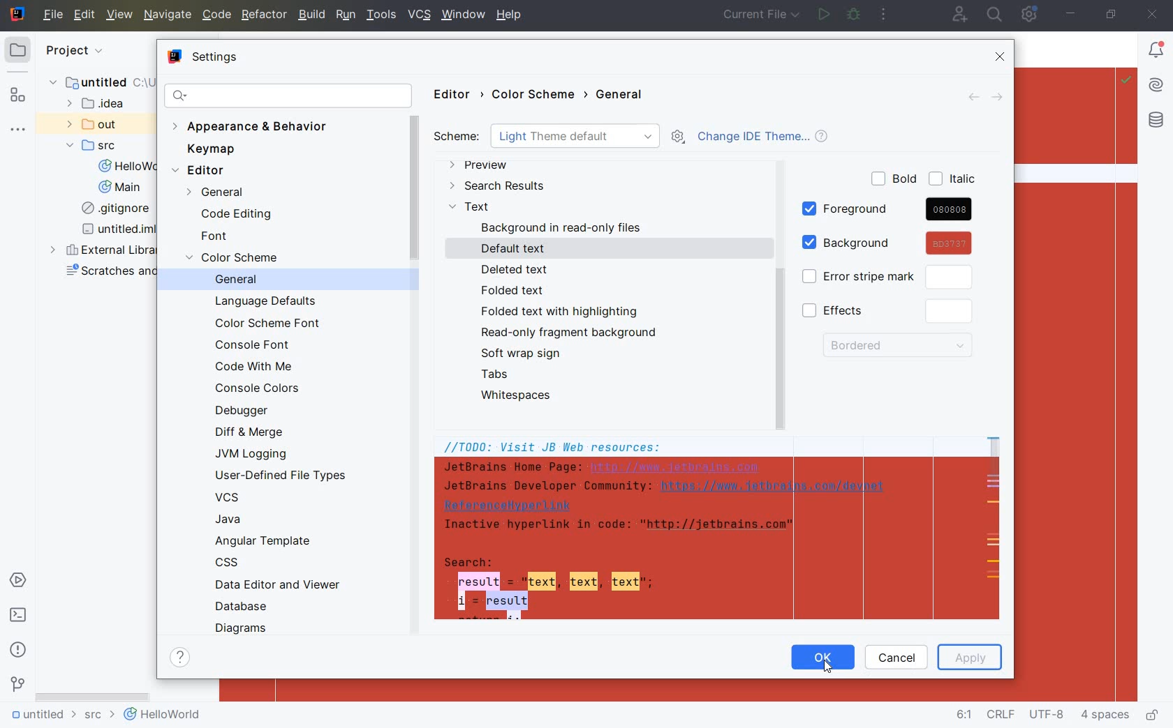  I want to click on click to customize, so click(952, 278).